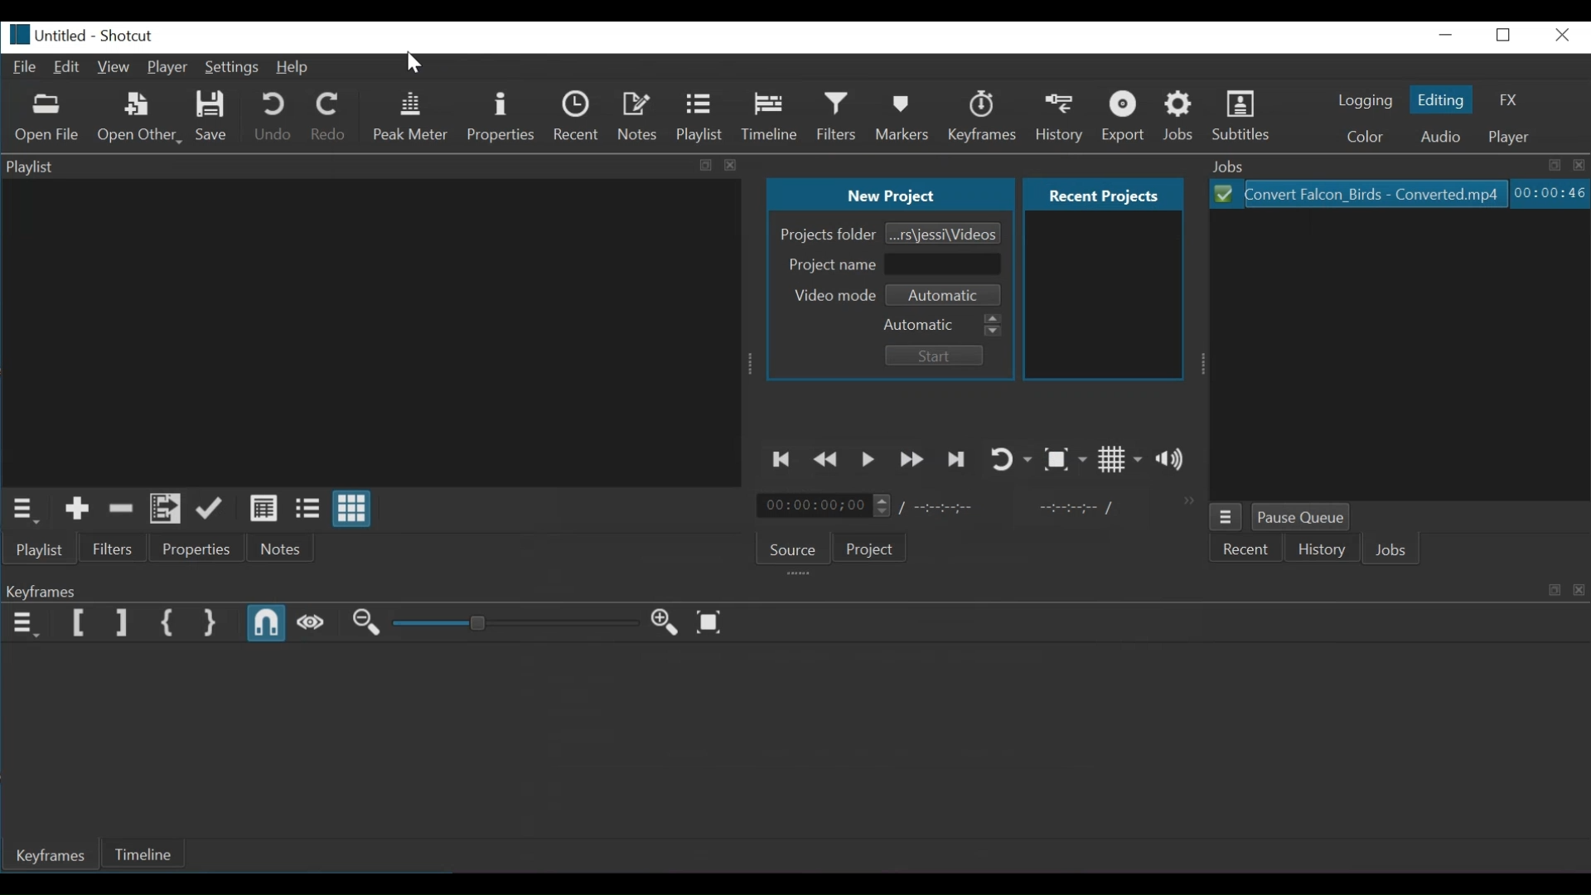 Image resolution: width=1591 pixels, height=895 pixels. Describe the element at coordinates (1443, 138) in the screenshot. I see `Audio` at that location.